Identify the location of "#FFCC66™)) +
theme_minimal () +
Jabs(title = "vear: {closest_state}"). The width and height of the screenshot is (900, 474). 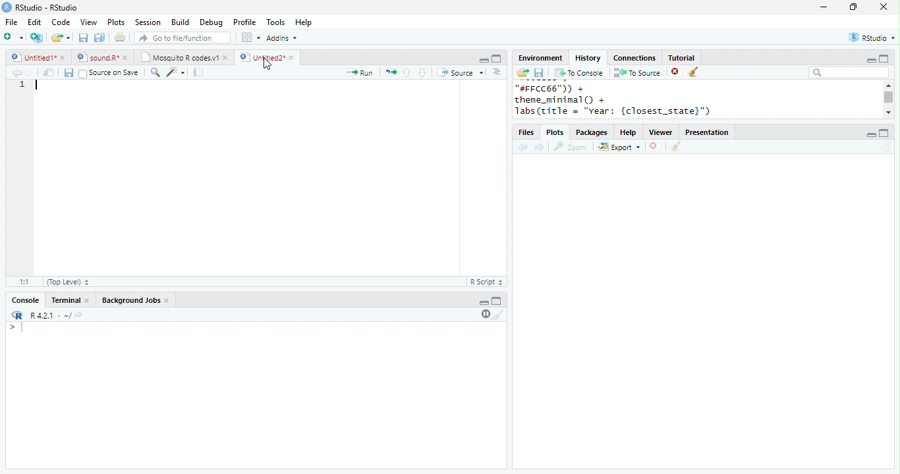
(625, 100).